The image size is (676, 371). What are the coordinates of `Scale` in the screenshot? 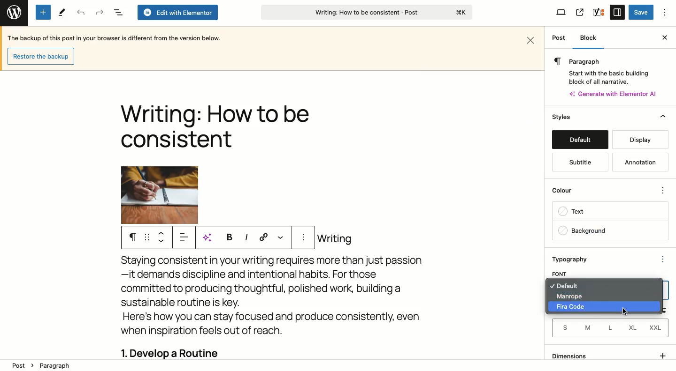 It's located at (663, 273).